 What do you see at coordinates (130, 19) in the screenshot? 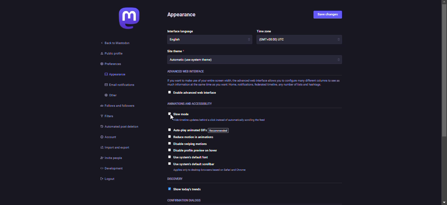
I see `mastodon` at bounding box center [130, 19].